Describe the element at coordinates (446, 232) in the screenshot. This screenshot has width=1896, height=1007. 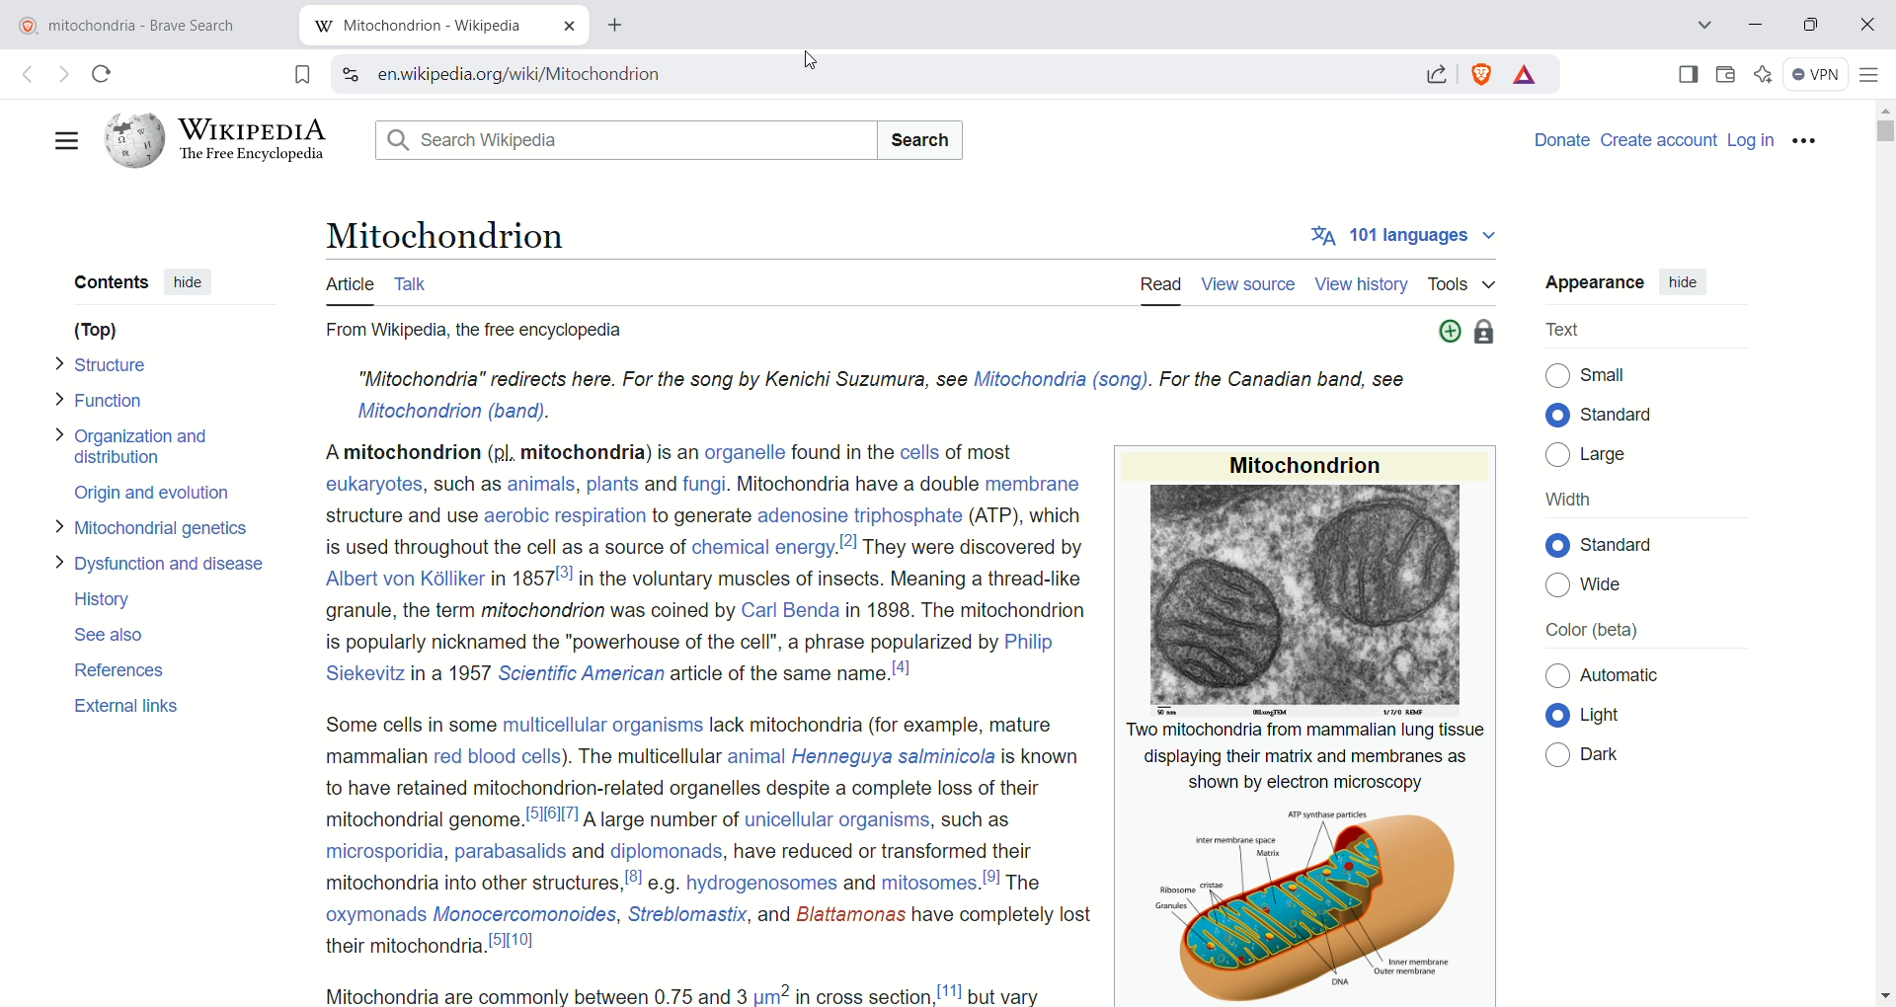
I see `Mitochondrion` at that location.